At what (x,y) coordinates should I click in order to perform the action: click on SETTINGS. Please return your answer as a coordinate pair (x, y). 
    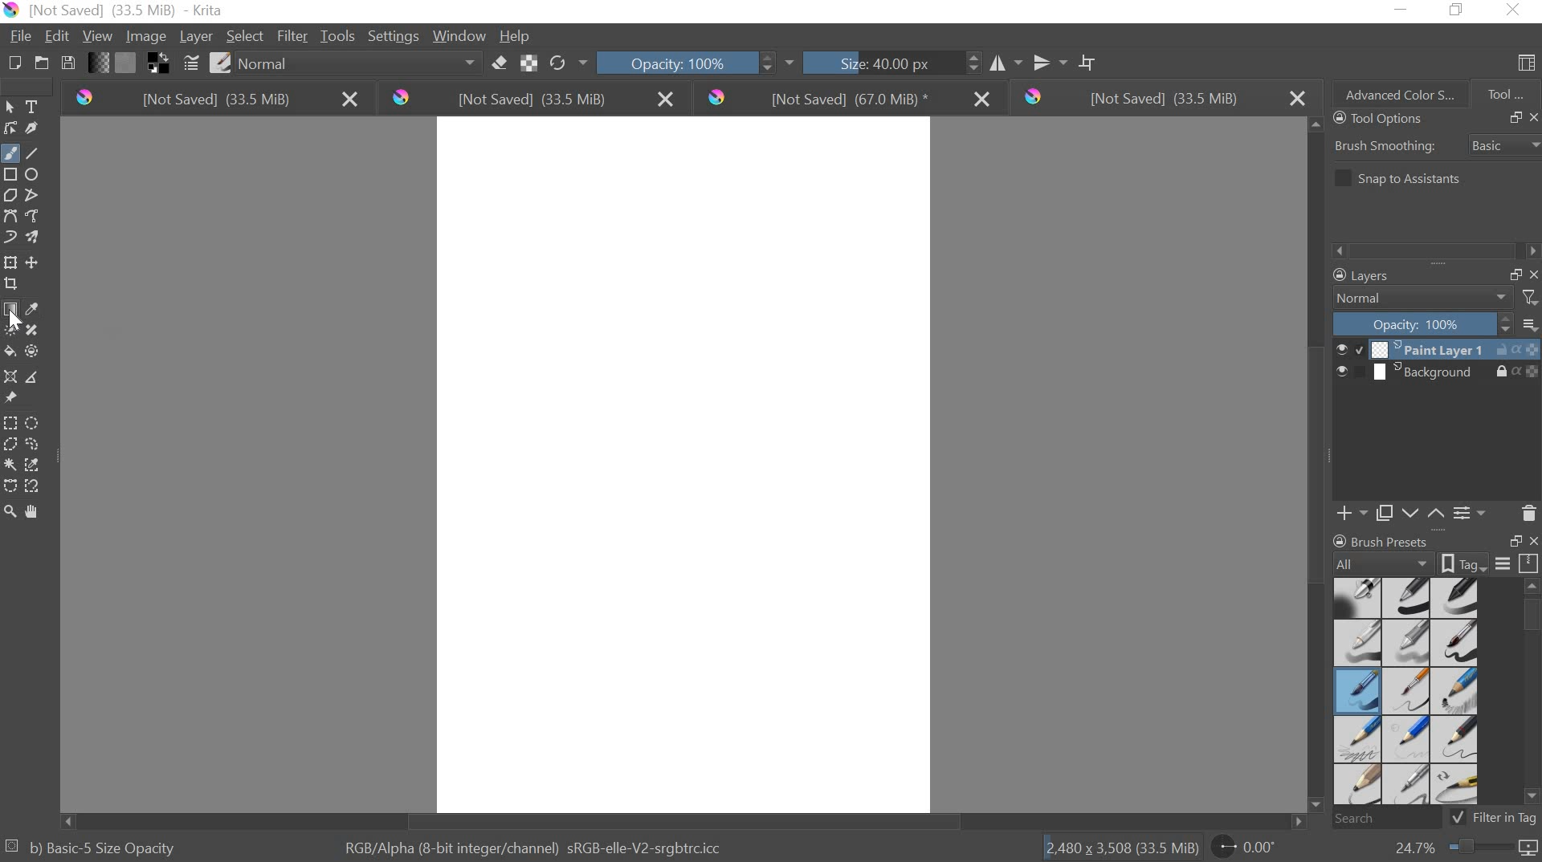
    Looking at the image, I should click on (393, 35).